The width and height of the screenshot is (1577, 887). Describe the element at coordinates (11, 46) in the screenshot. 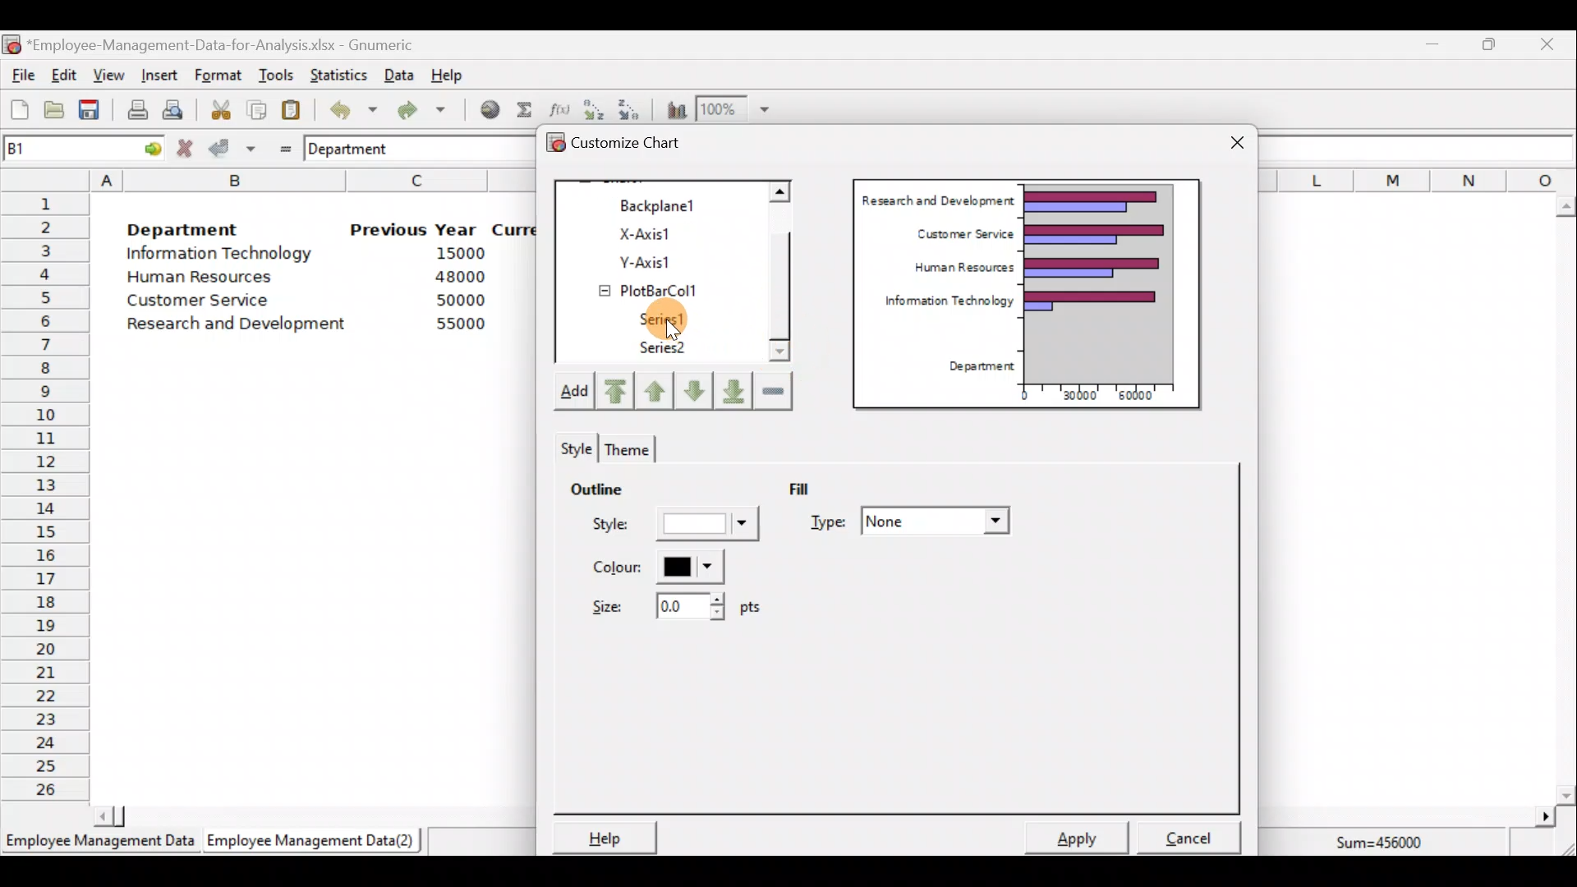

I see `Gnumeric logo` at that location.